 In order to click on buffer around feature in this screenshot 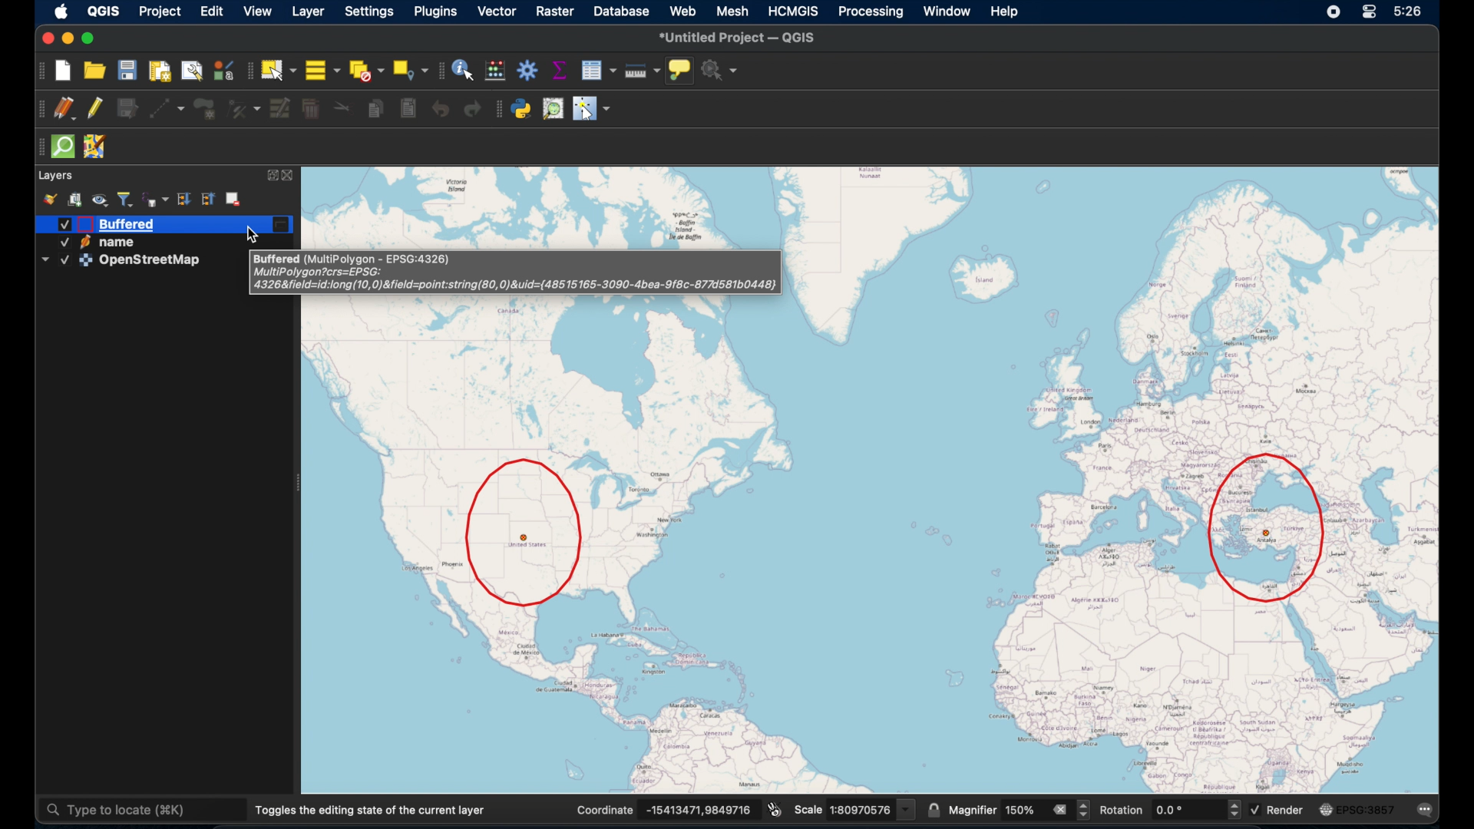, I will do `click(526, 533)`.